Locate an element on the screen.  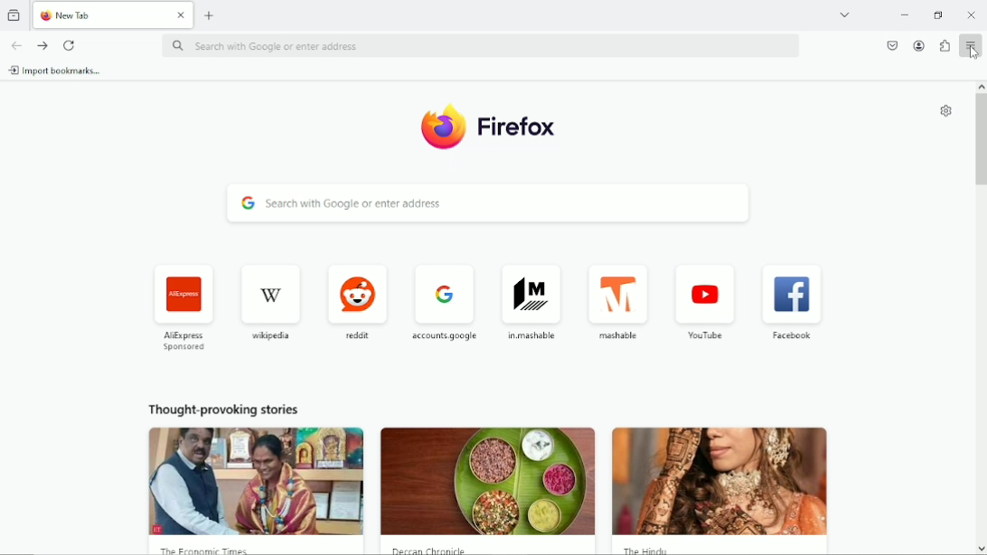
extensions is located at coordinates (945, 45).